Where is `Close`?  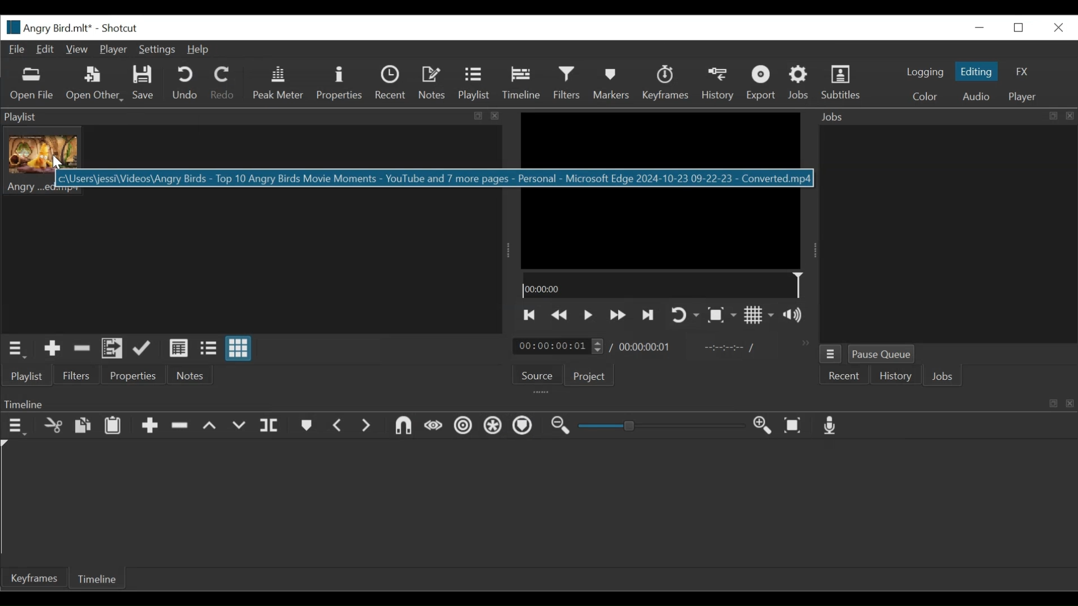 Close is located at coordinates (1059, 27).